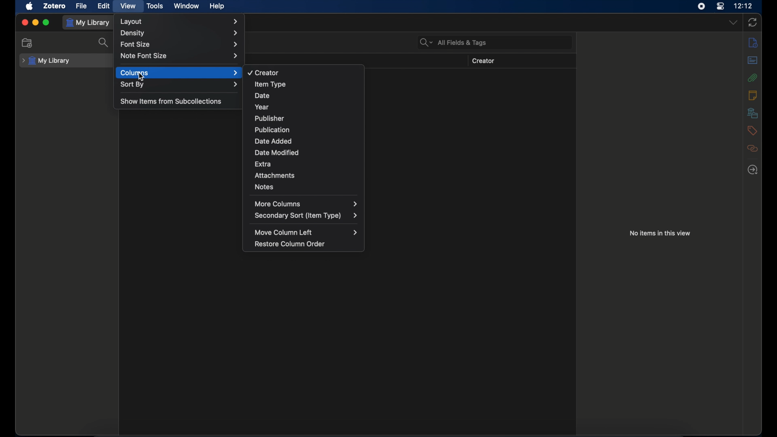 Image resolution: width=777 pixels, height=437 pixels. Describe the element at coordinates (743, 5) in the screenshot. I see `time` at that location.